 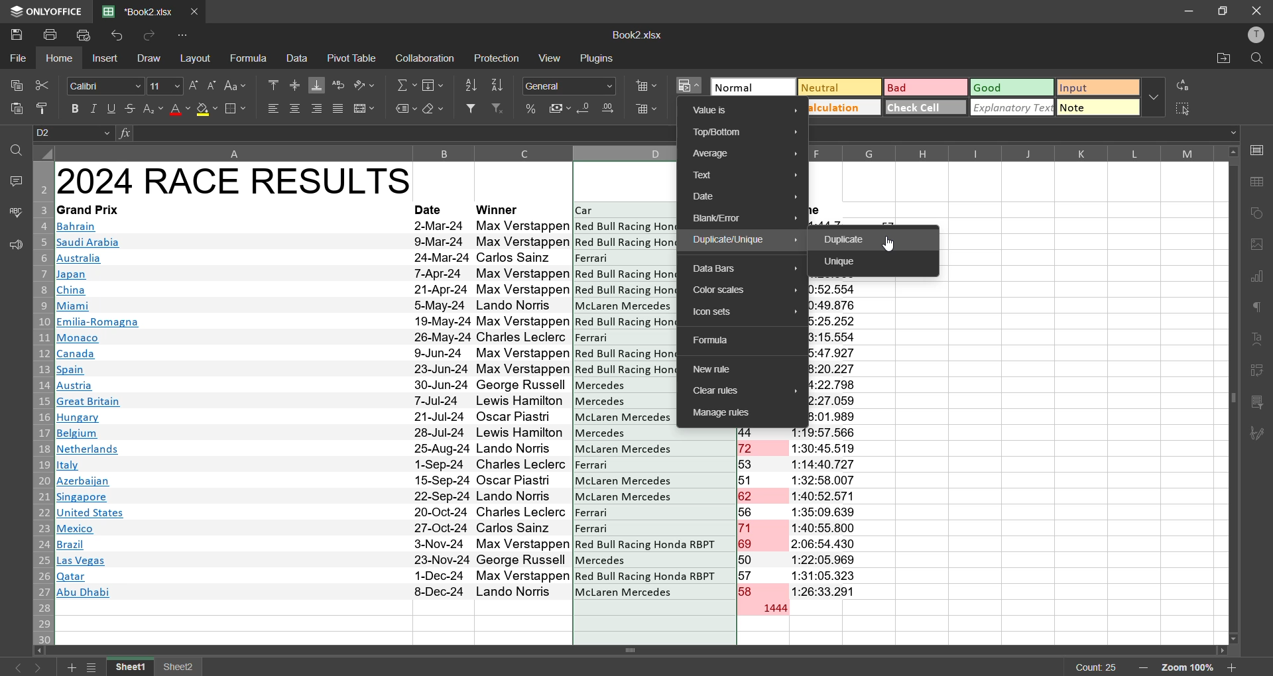 What do you see at coordinates (1258, 340) in the screenshot?
I see `text` at bounding box center [1258, 340].